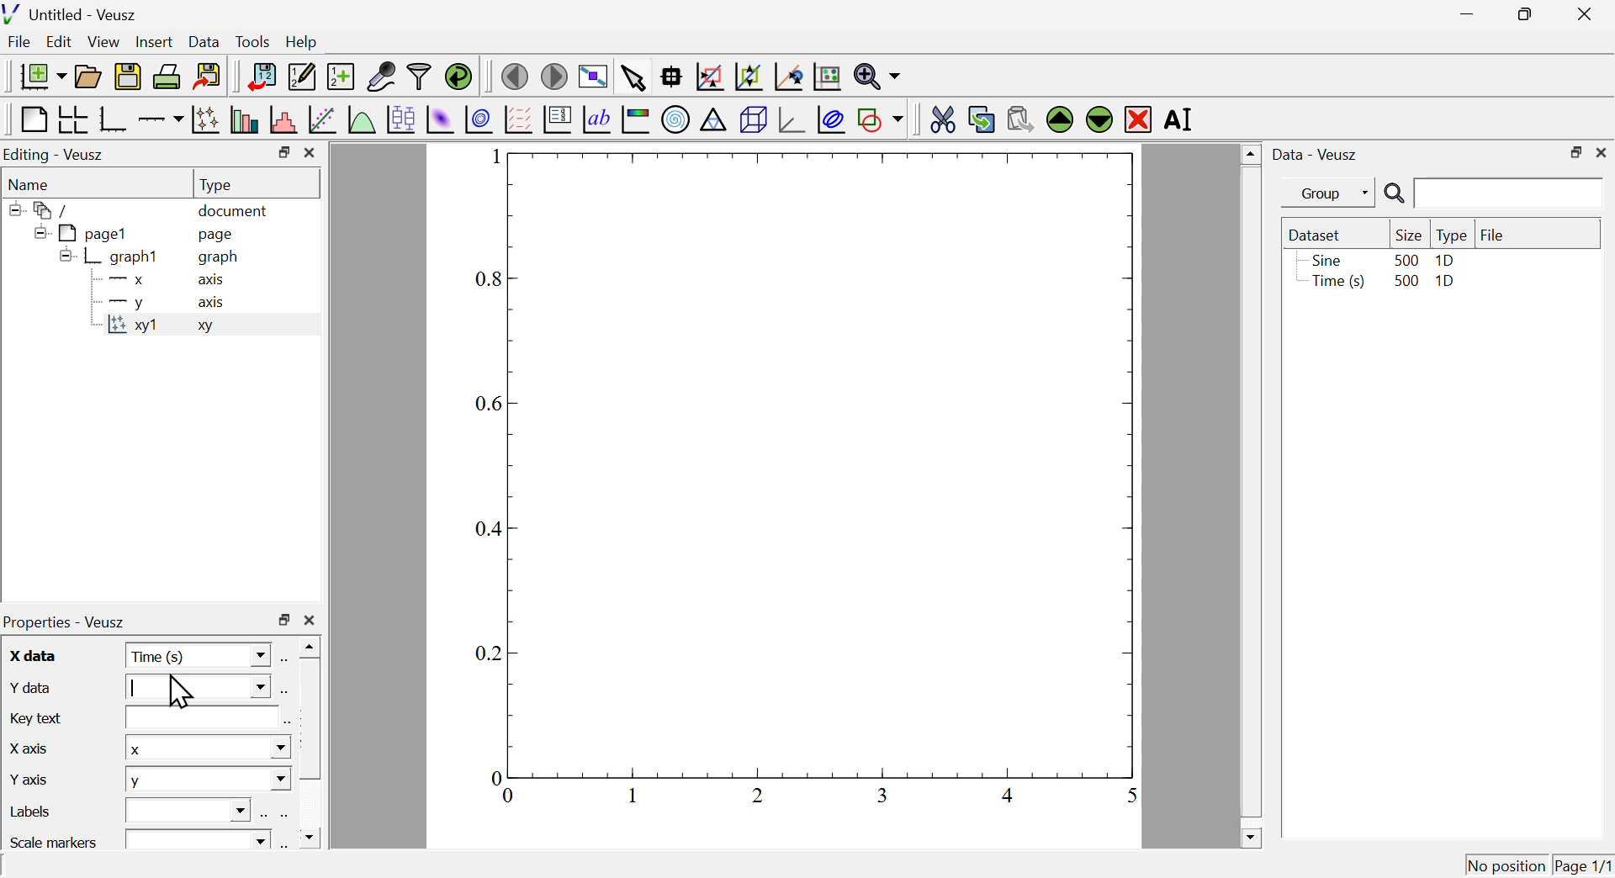 The height and width of the screenshot is (878, 1615). Describe the element at coordinates (790, 77) in the screenshot. I see `recenter graph axes` at that location.